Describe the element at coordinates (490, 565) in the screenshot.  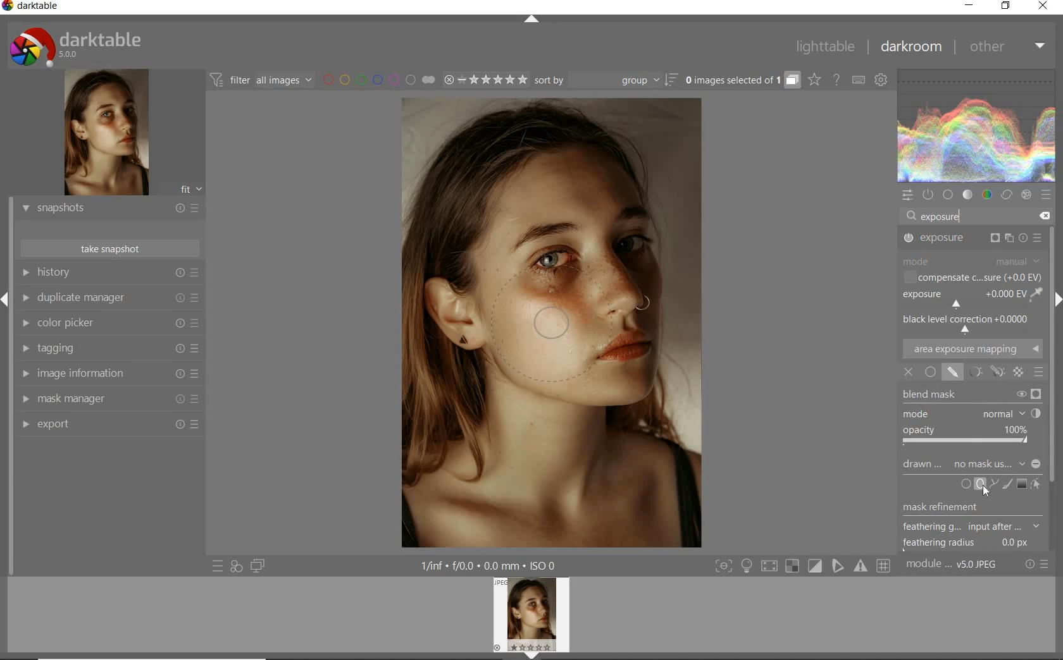
I see `other display information` at that location.